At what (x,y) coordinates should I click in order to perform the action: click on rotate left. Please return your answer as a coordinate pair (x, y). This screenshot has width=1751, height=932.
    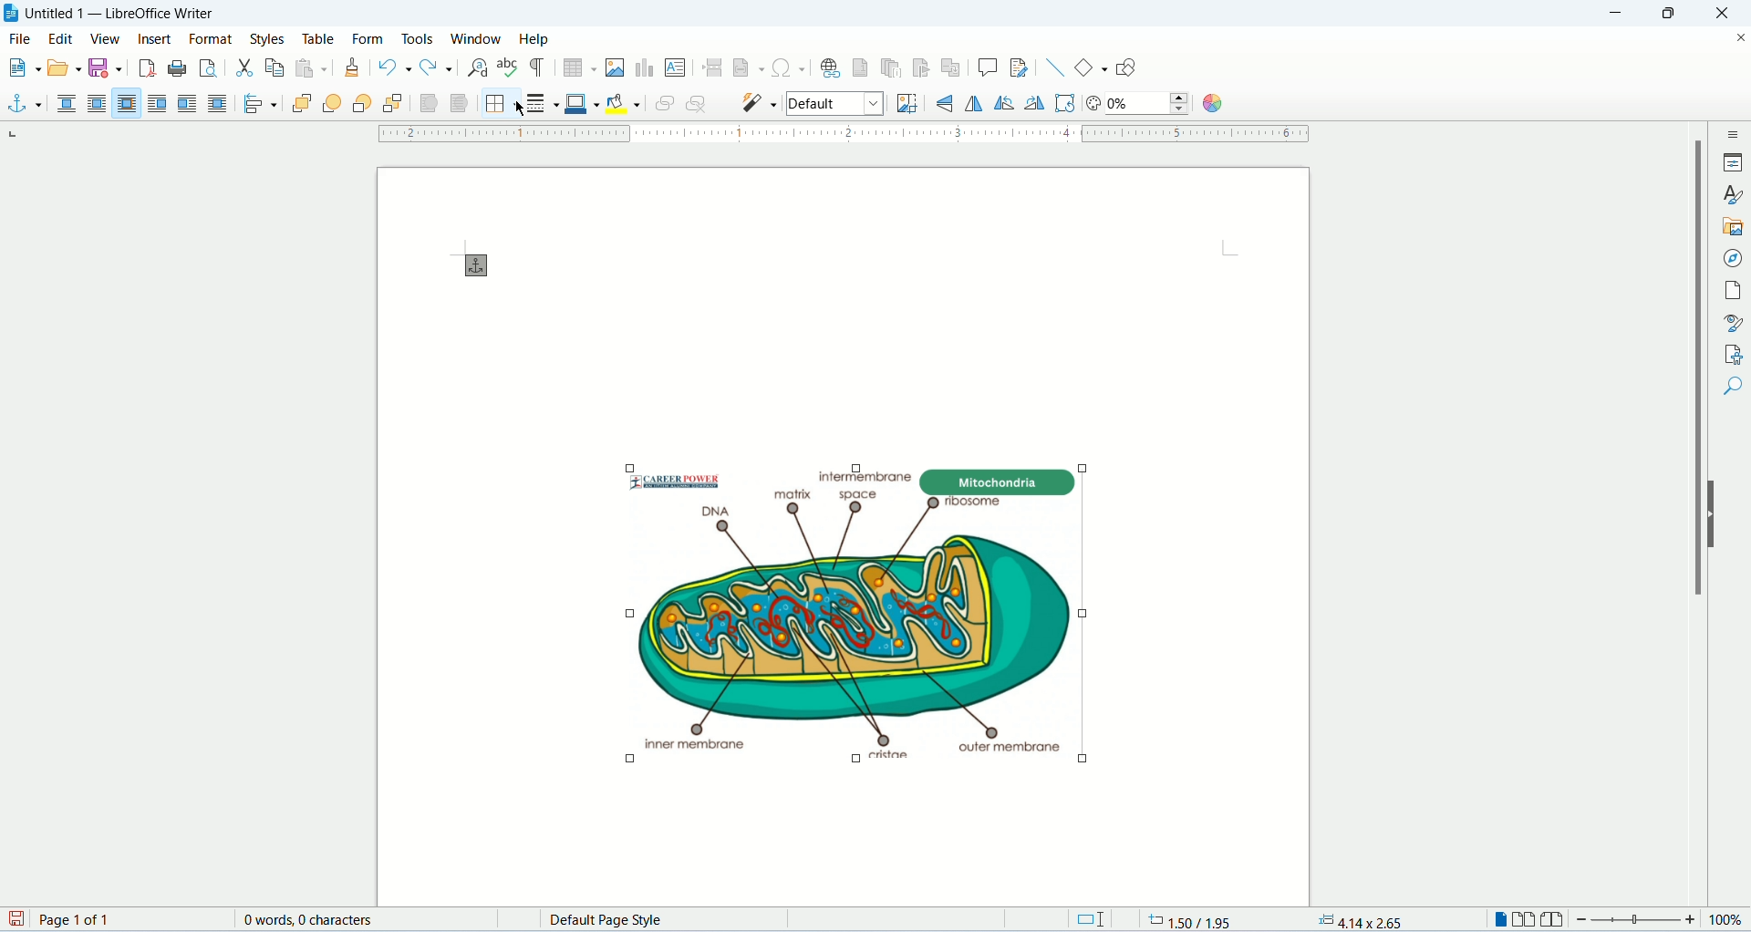
    Looking at the image, I should click on (1007, 104).